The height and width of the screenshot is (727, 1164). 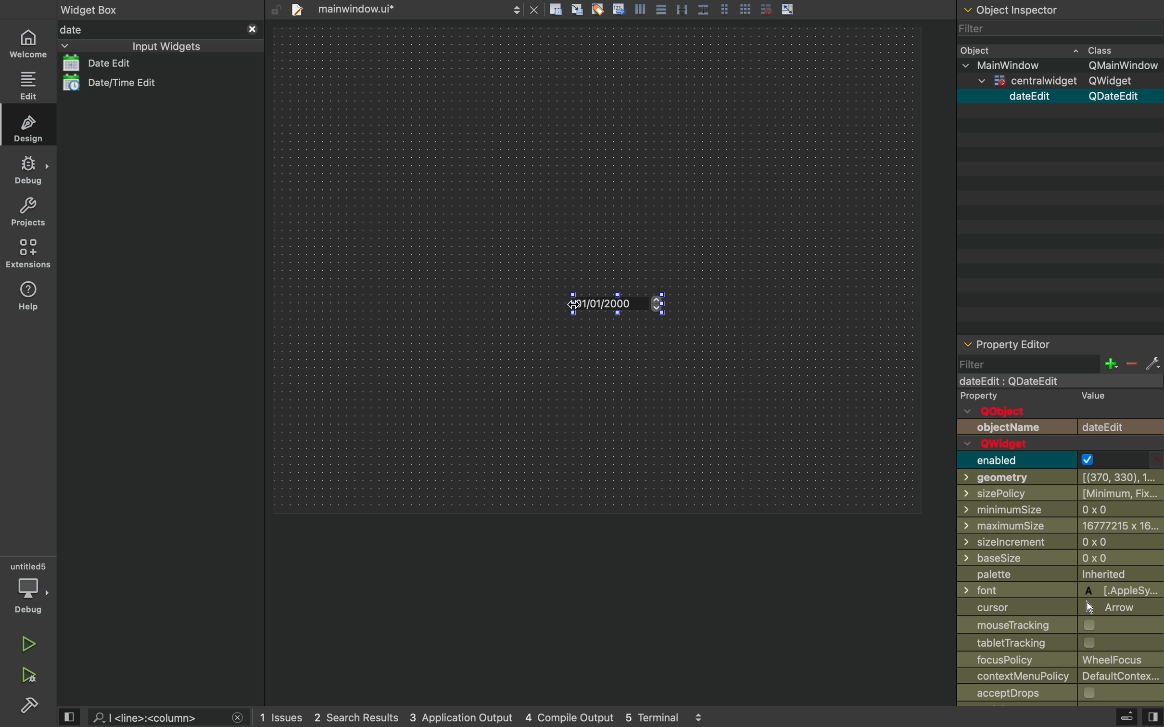 I want to click on align left, so click(x=639, y=8).